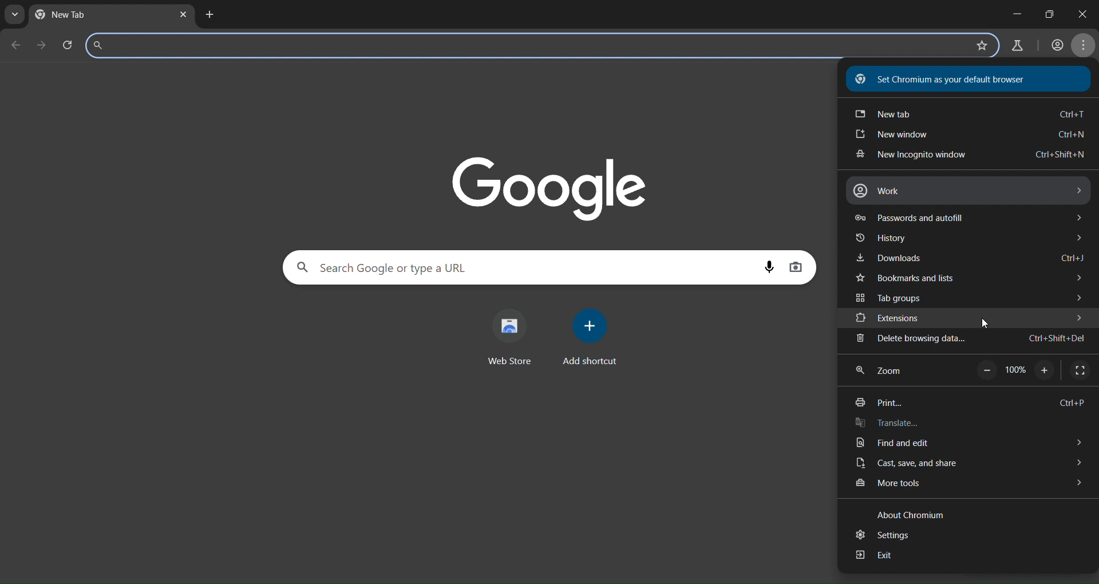 The image size is (1099, 584). Describe the element at coordinates (973, 401) in the screenshot. I see `print` at that location.